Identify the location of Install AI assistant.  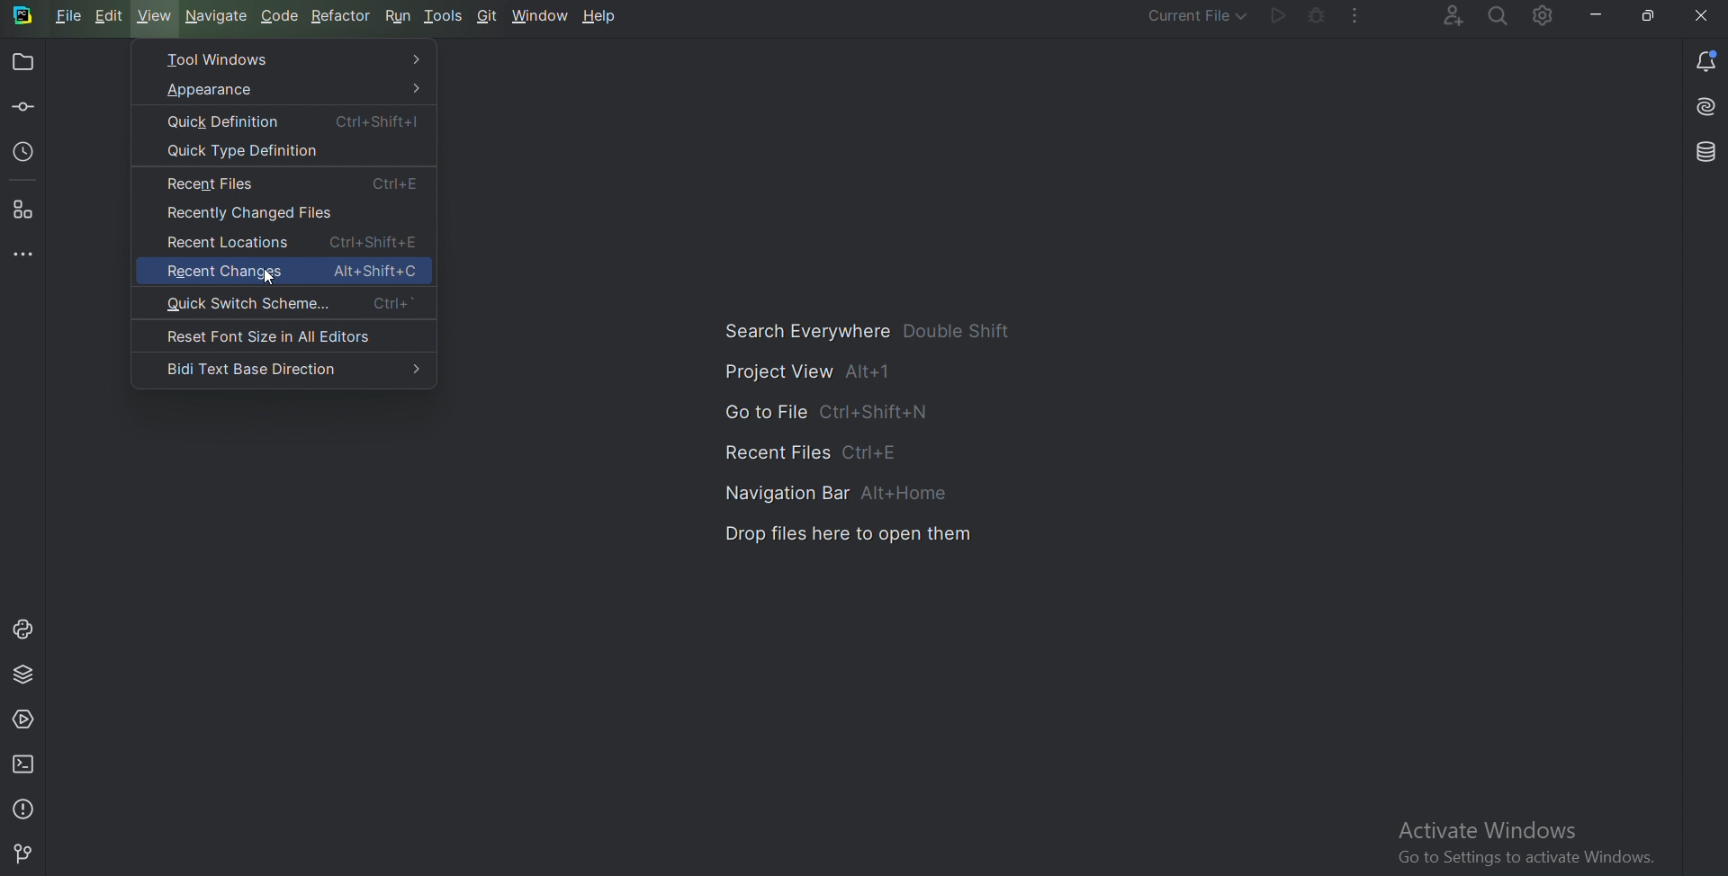
(1698, 106).